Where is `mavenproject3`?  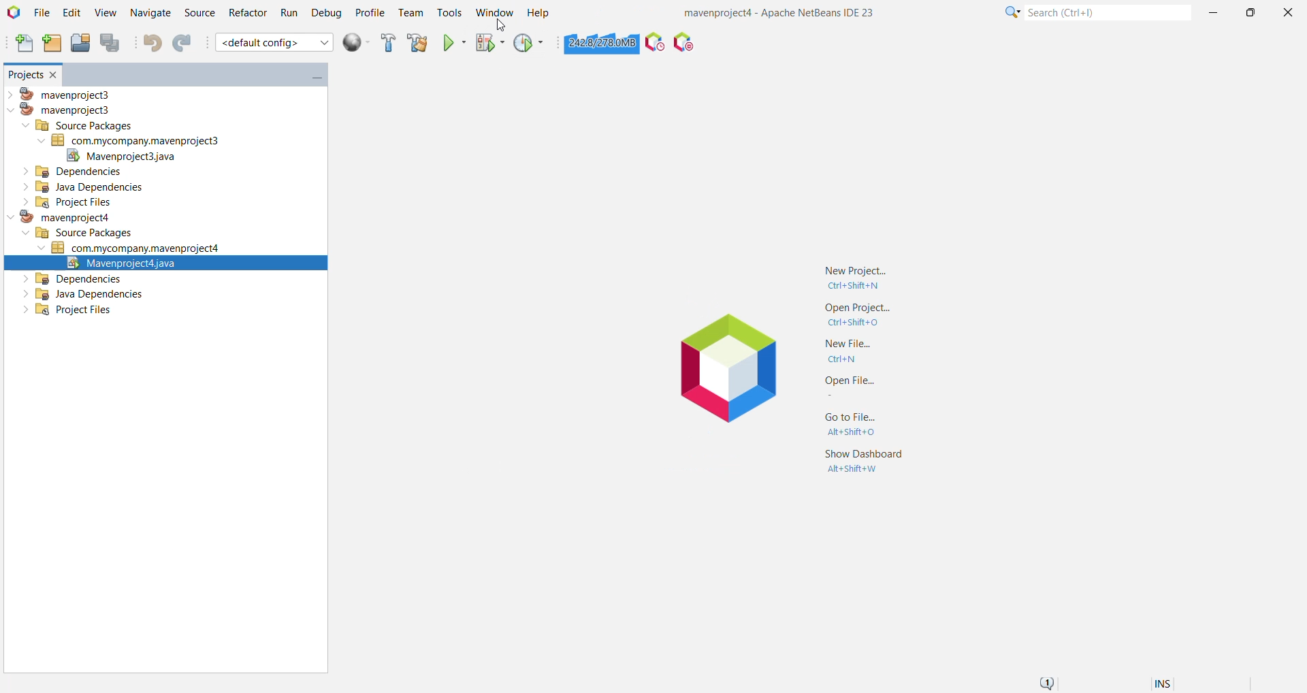 mavenproject3 is located at coordinates (62, 110).